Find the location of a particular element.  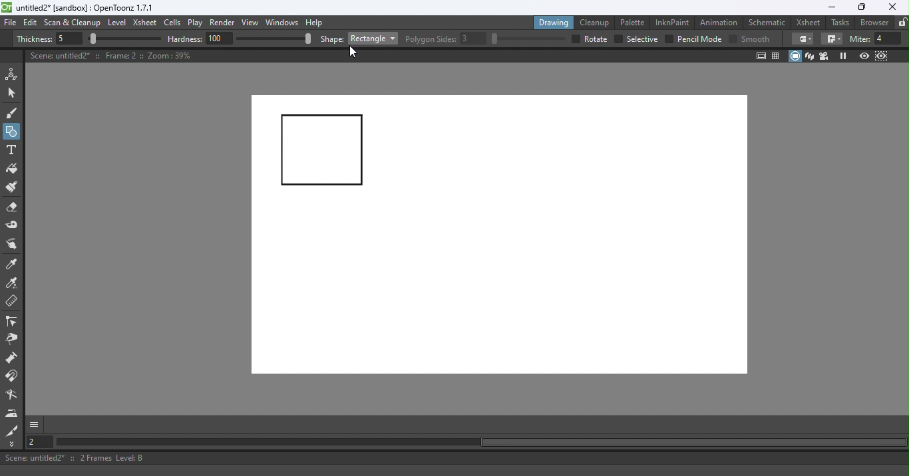

Safe area is located at coordinates (760, 56).